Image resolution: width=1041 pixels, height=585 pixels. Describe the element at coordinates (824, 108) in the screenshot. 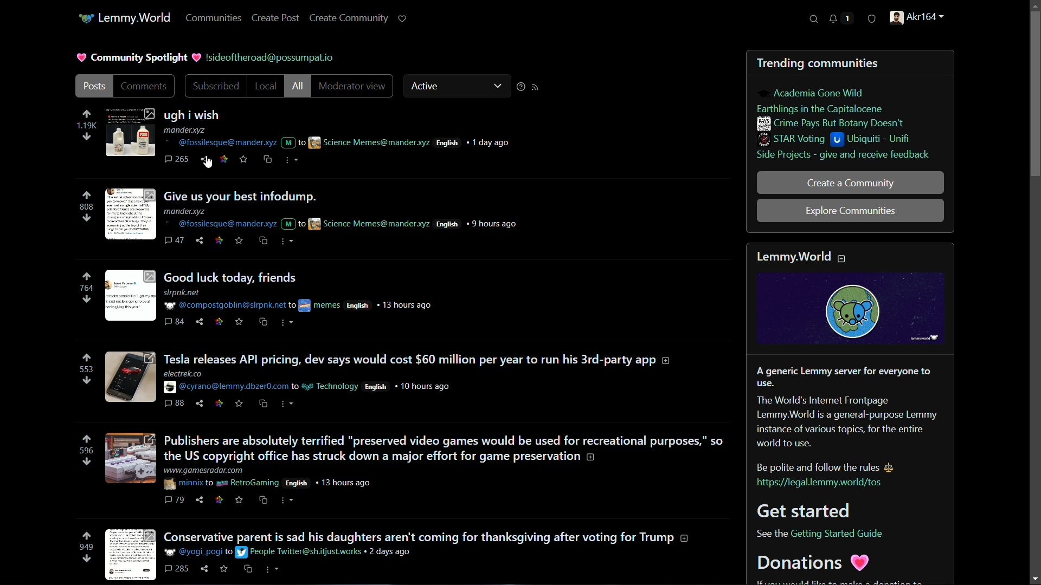

I see `earthlings in the capitalocene` at that location.